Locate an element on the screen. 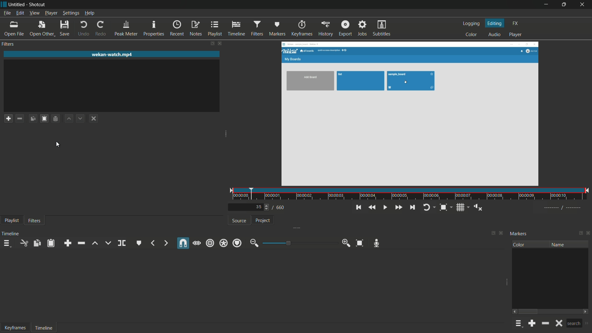  app name is located at coordinates (38, 5).